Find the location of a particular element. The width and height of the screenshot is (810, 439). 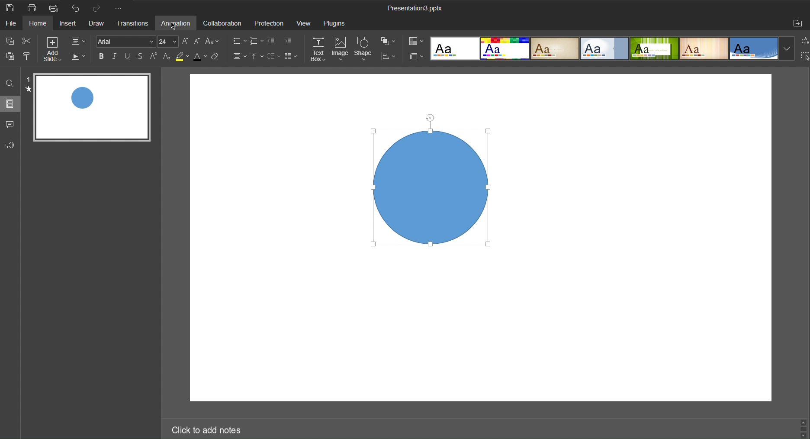

Add Slide is located at coordinates (55, 48).